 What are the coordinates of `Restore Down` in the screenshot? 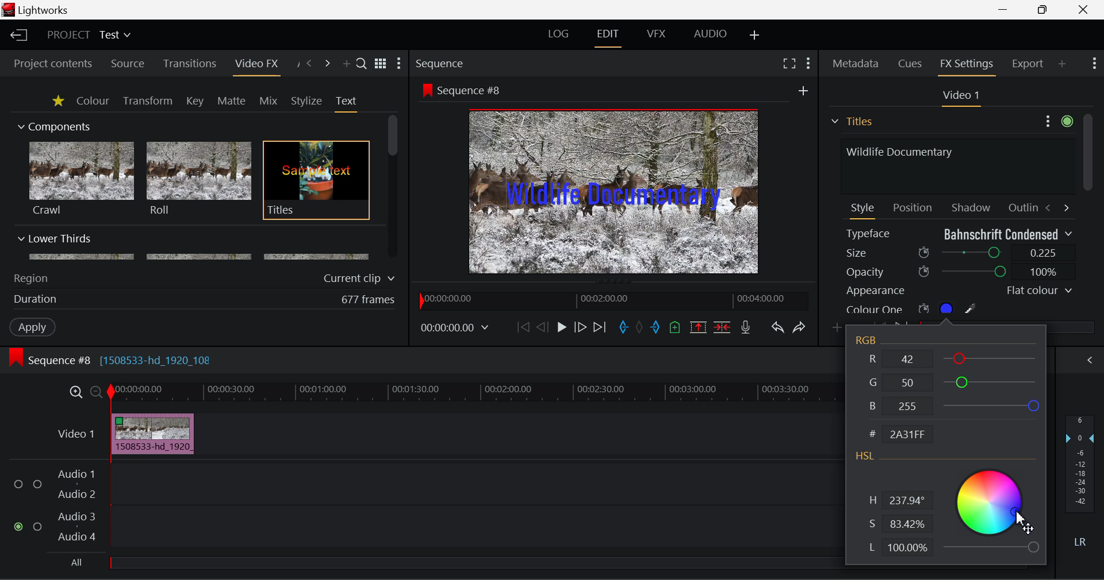 It's located at (1004, 8).